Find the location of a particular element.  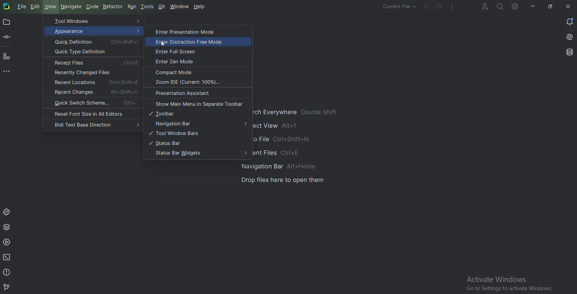

Navigation bar is located at coordinates (280, 166).